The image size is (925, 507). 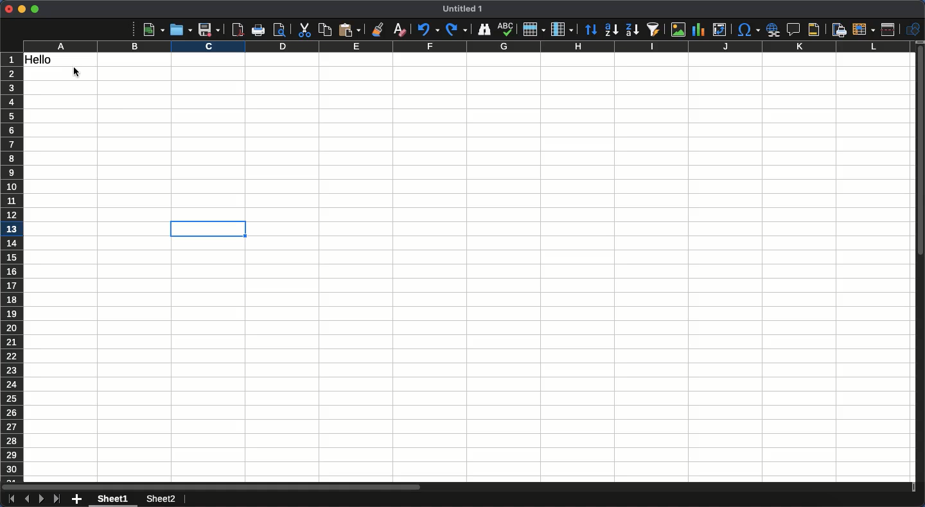 I want to click on Previous sheet, so click(x=26, y=499).